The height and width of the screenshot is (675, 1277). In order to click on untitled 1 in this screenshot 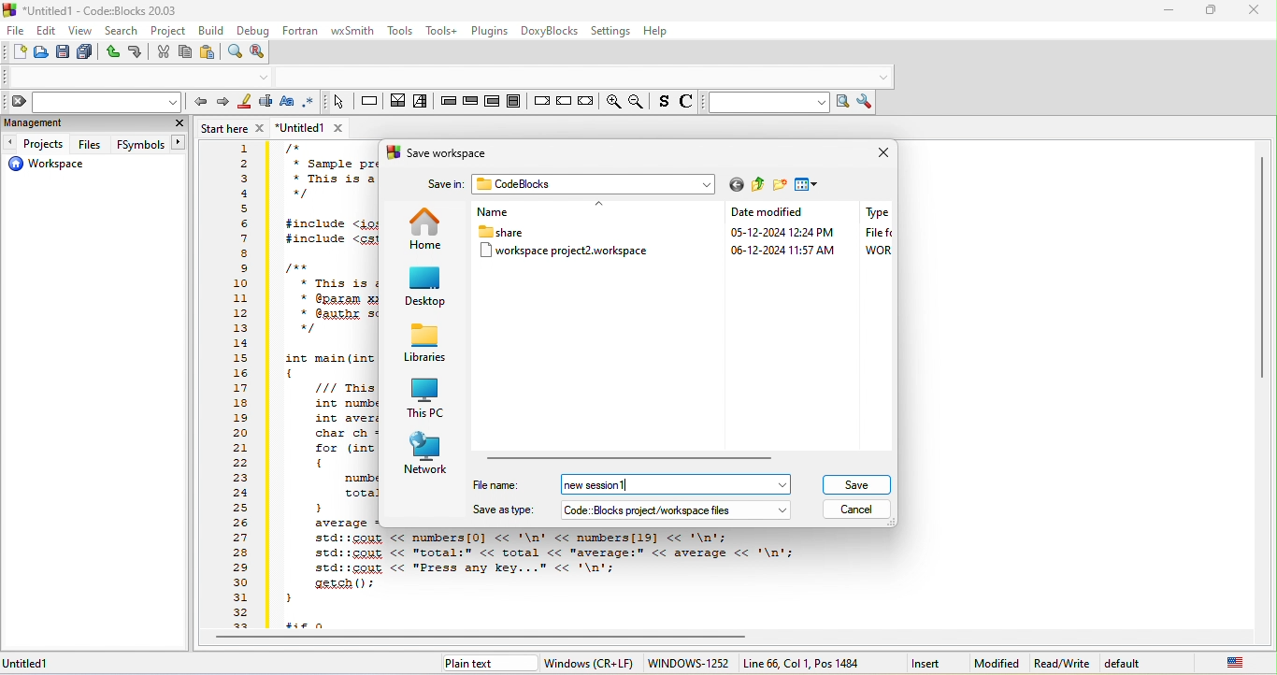, I will do `click(317, 128)`.